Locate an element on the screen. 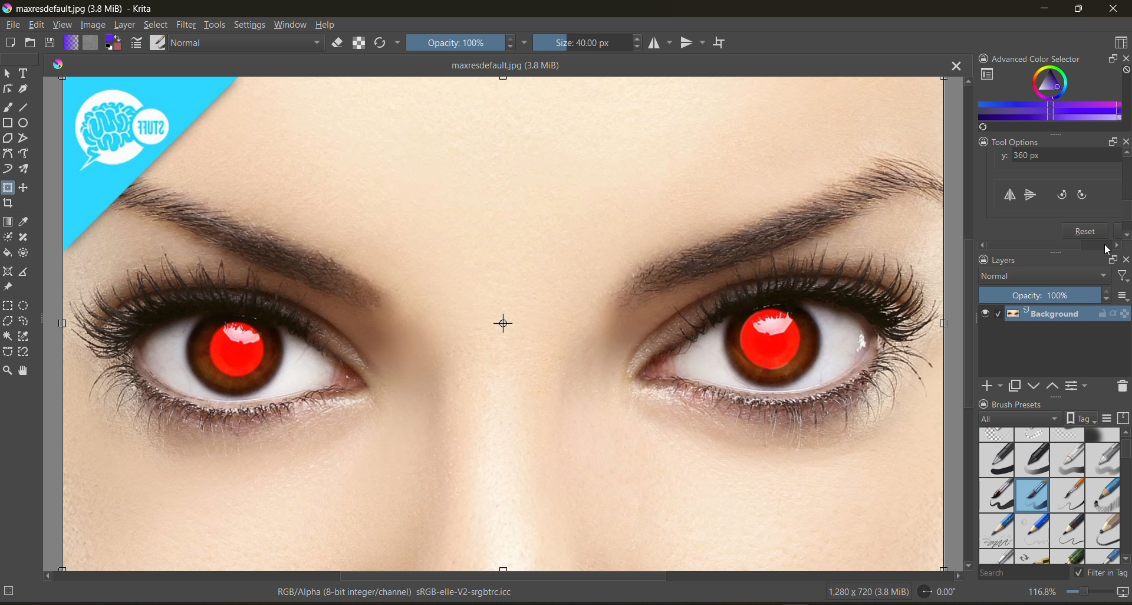  duplicate layer or mask is located at coordinates (1015, 385).